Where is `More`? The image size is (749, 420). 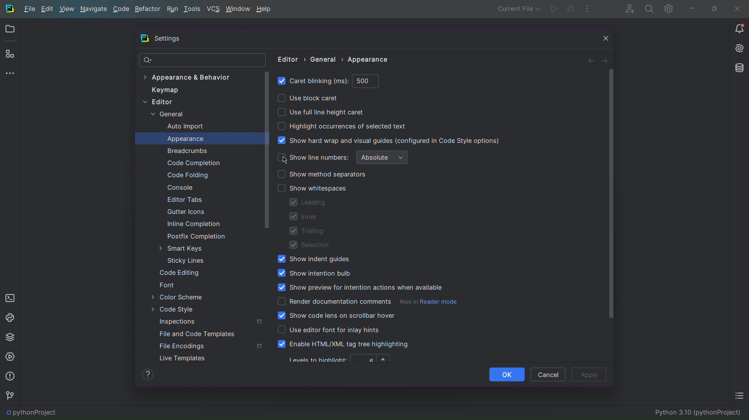 More is located at coordinates (588, 9).